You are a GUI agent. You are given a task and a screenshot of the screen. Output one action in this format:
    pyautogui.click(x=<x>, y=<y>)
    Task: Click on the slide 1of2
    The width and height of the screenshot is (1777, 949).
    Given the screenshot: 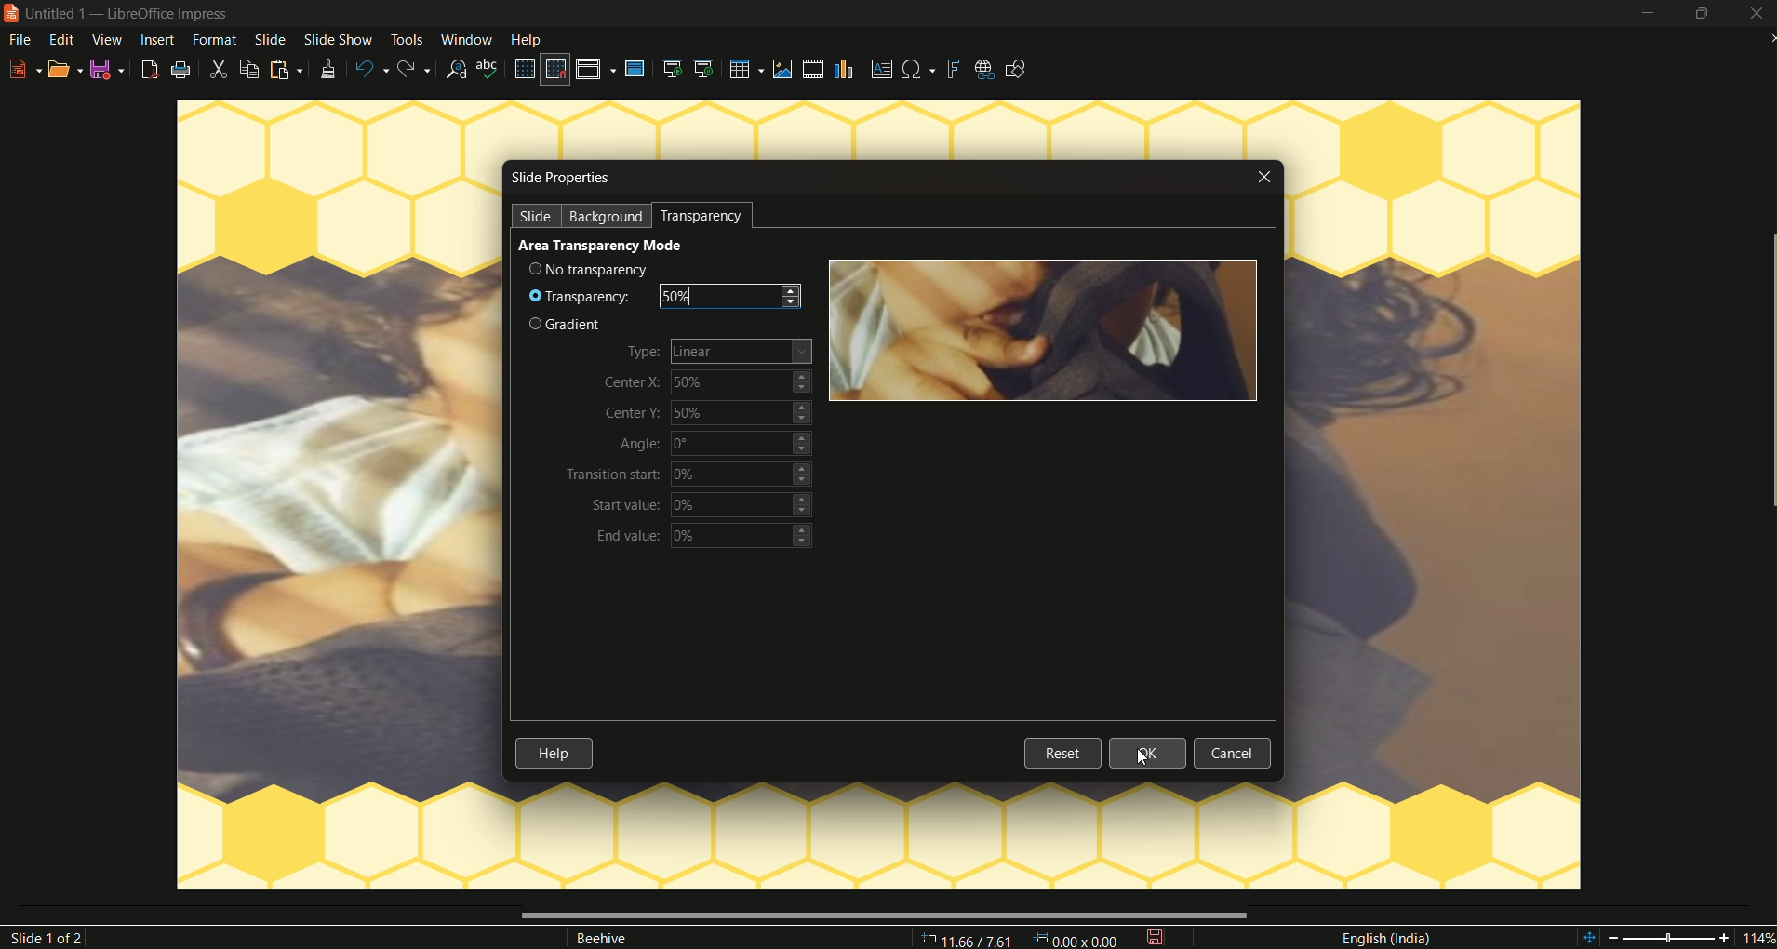 What is the action you would take?
    pyautogui.click(x=52, y=938)
    